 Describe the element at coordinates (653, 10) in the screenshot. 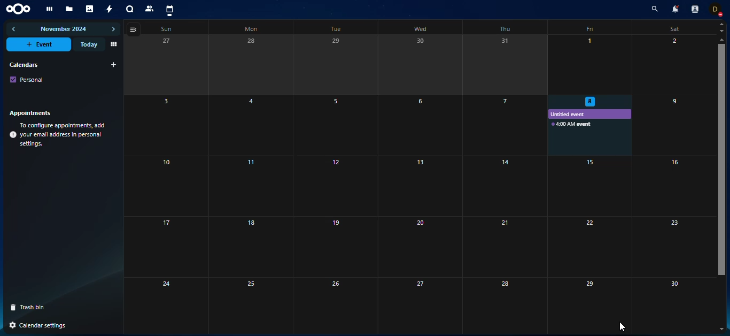

I see `search` at that location.